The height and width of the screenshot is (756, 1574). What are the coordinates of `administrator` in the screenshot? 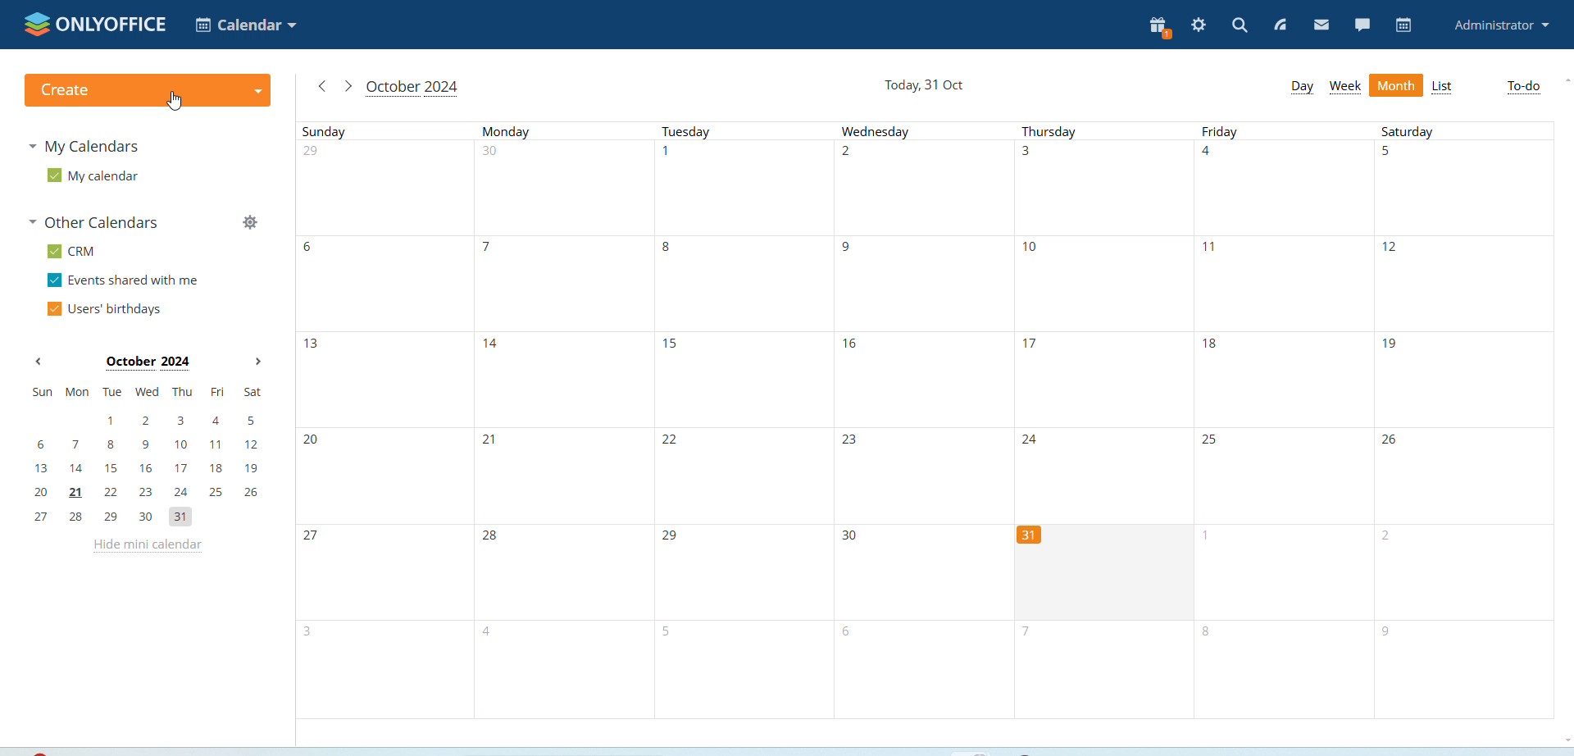 It's located at (1503, 25).